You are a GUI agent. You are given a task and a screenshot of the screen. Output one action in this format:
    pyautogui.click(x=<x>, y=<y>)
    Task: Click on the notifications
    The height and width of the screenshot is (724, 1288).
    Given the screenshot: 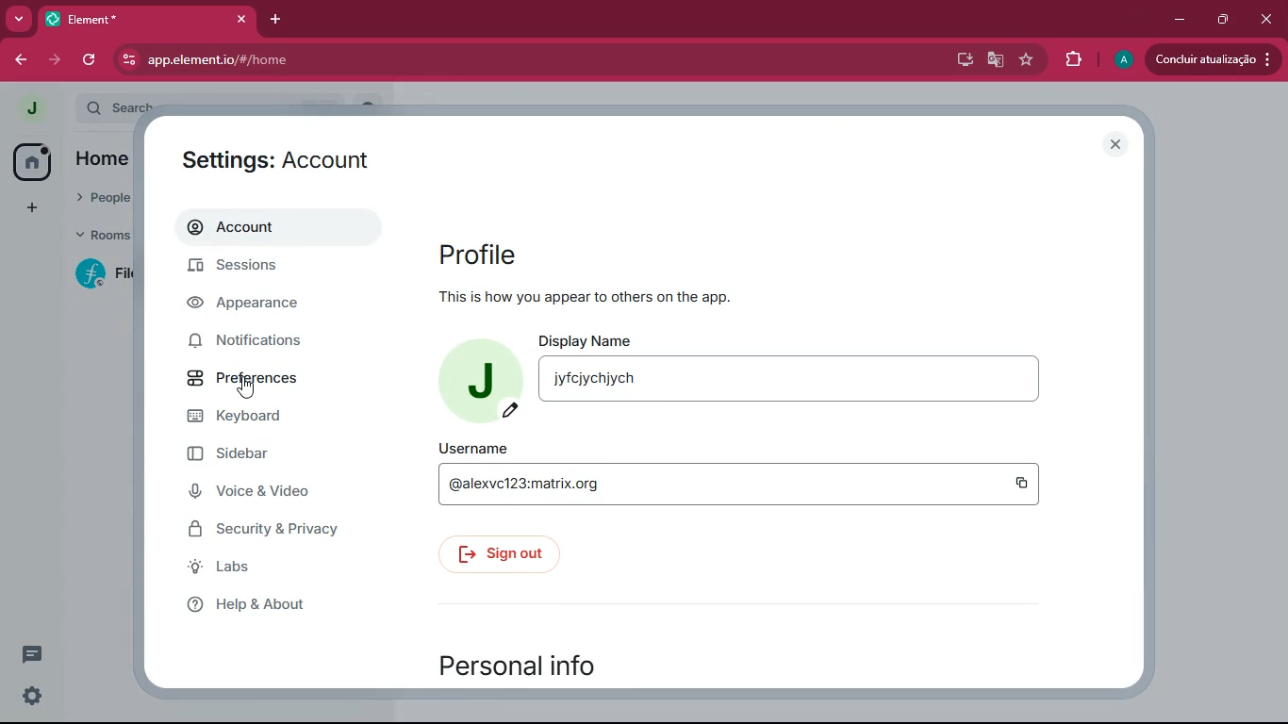 What is the action you would take?
    pyautogui.click(x=259, y=344)
    